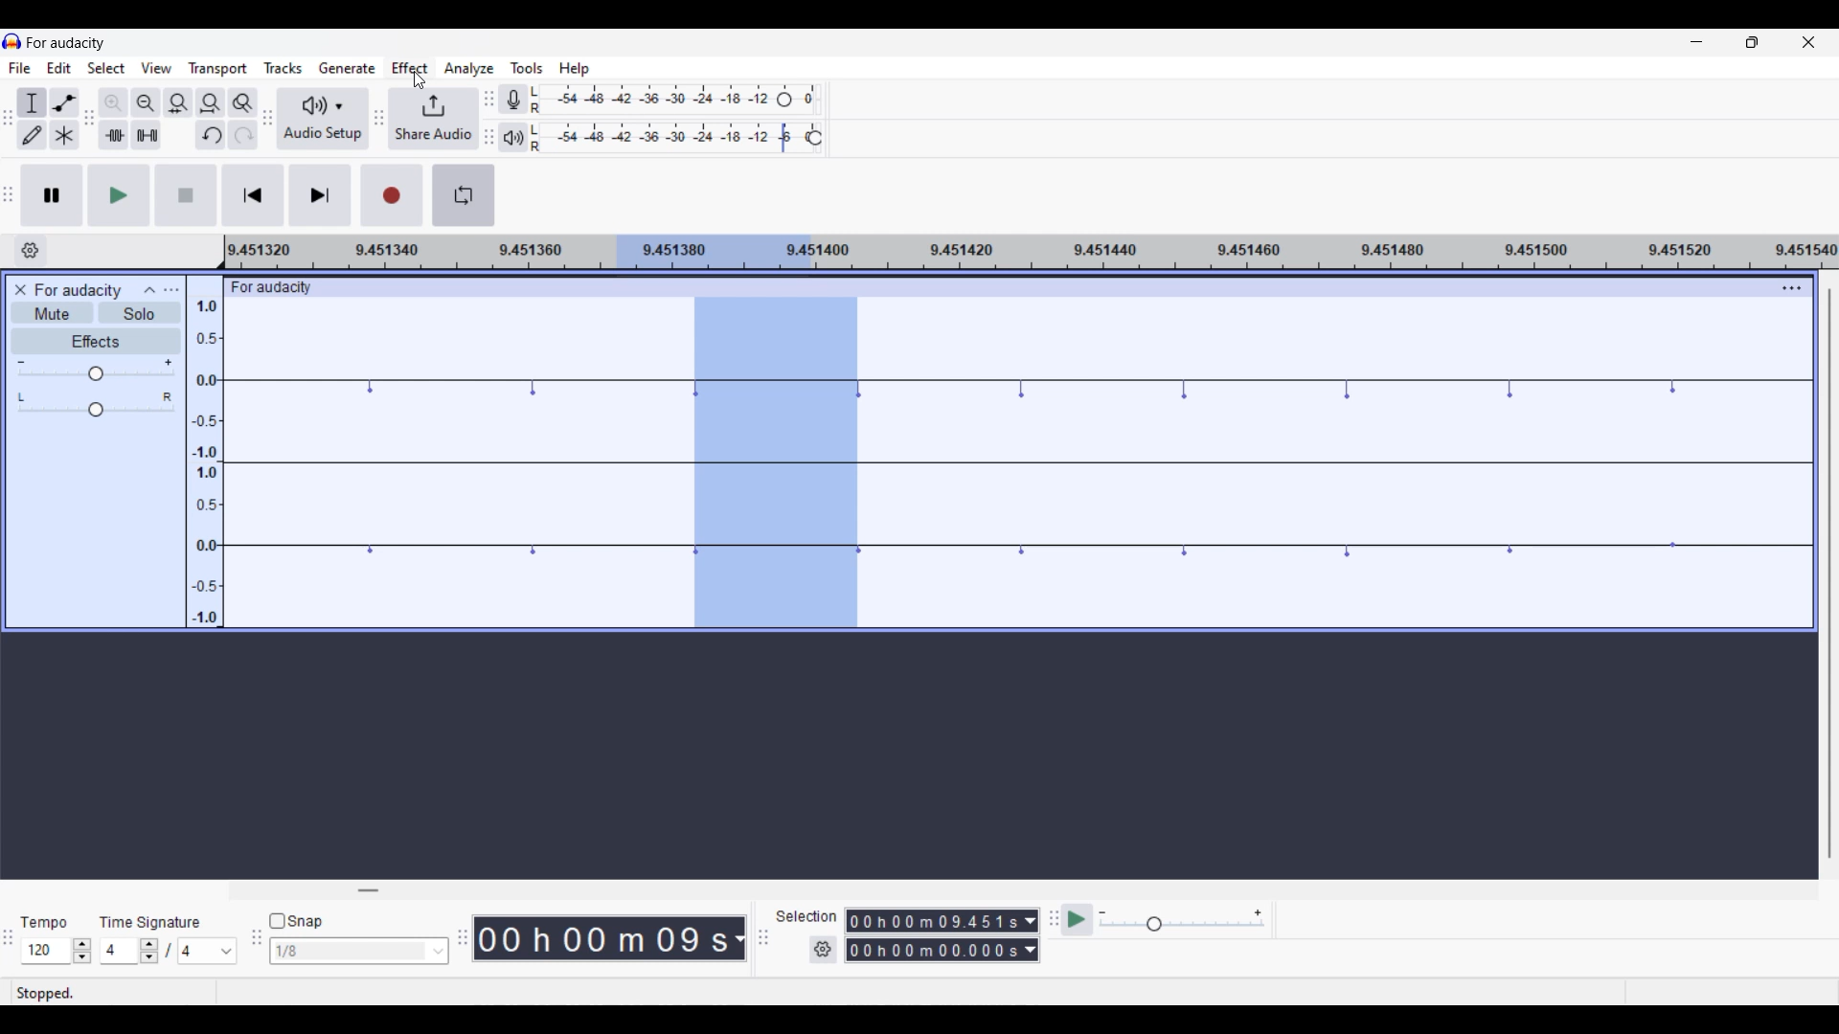  I want to click on Help menu, so click(575, 70).